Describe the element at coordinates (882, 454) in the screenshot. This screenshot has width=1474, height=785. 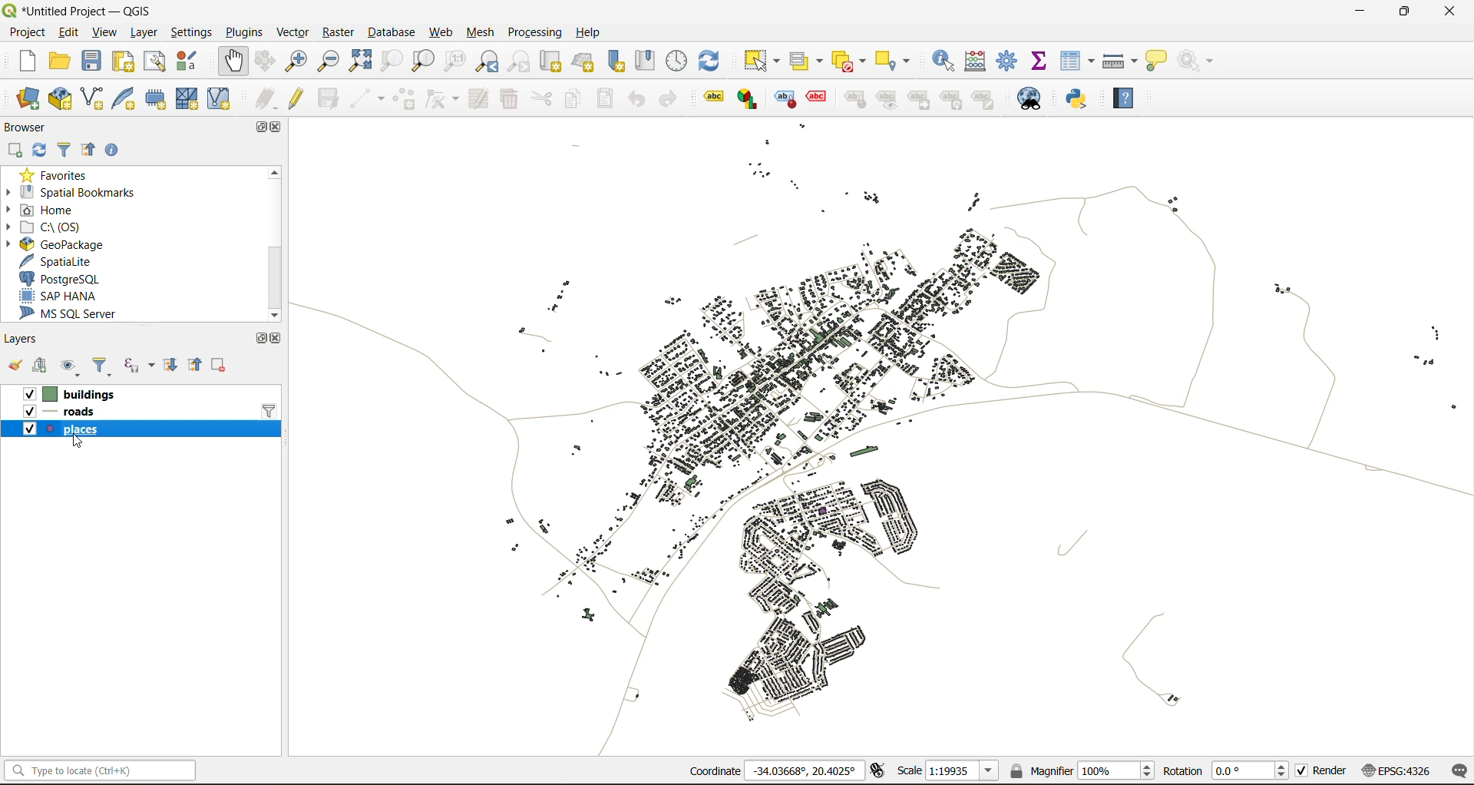
I see `map` at that location.